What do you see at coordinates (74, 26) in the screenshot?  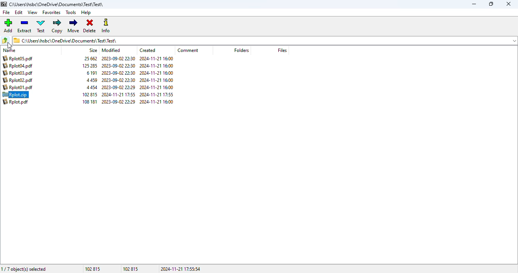 I see `move` at bounding box center [74, 26].